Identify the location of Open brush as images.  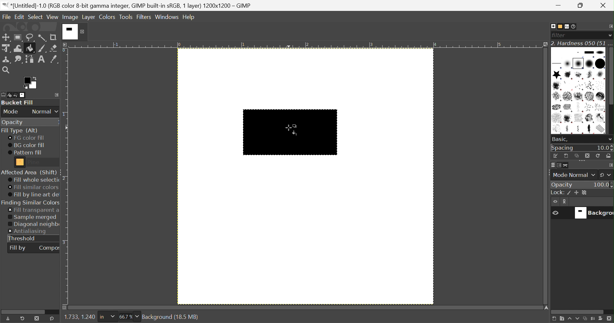
(608, 155).